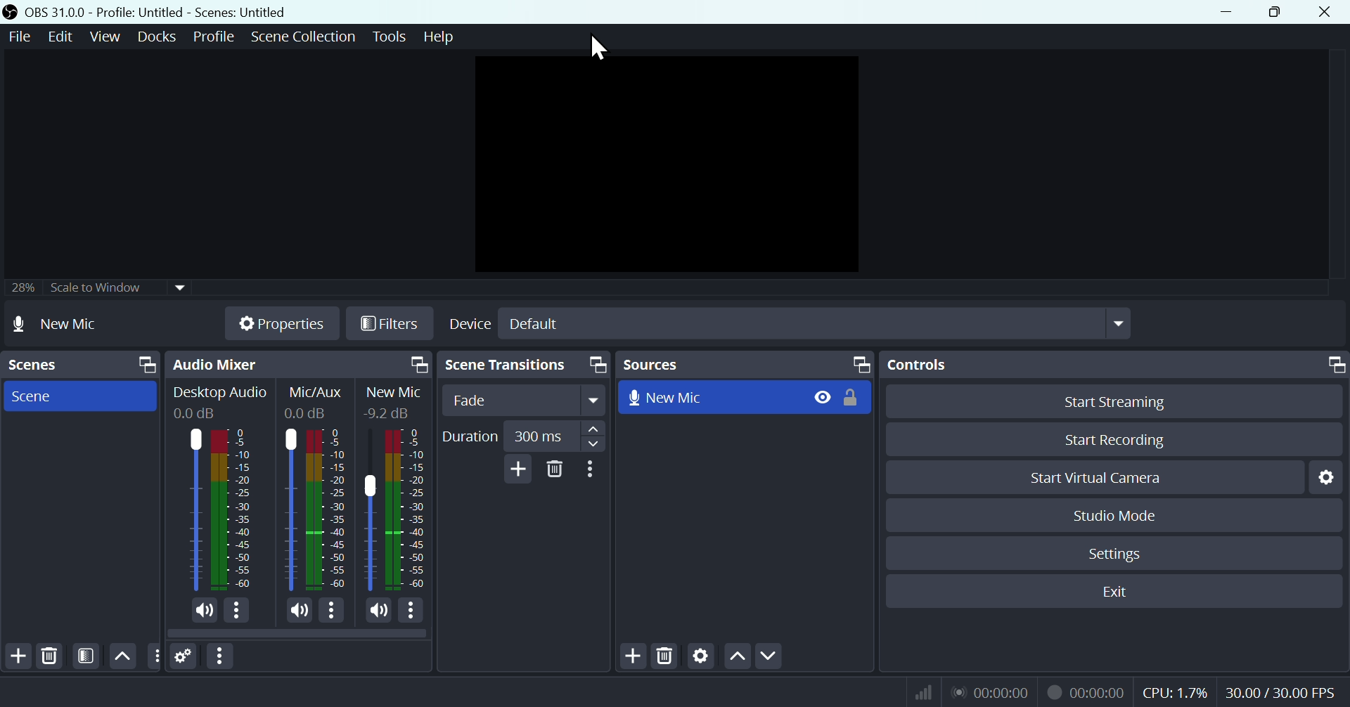 This screenshot has height=707, width=1350. Describe the element at coordinates (408, 510) in the screenshot. I see `Mic` at that location.